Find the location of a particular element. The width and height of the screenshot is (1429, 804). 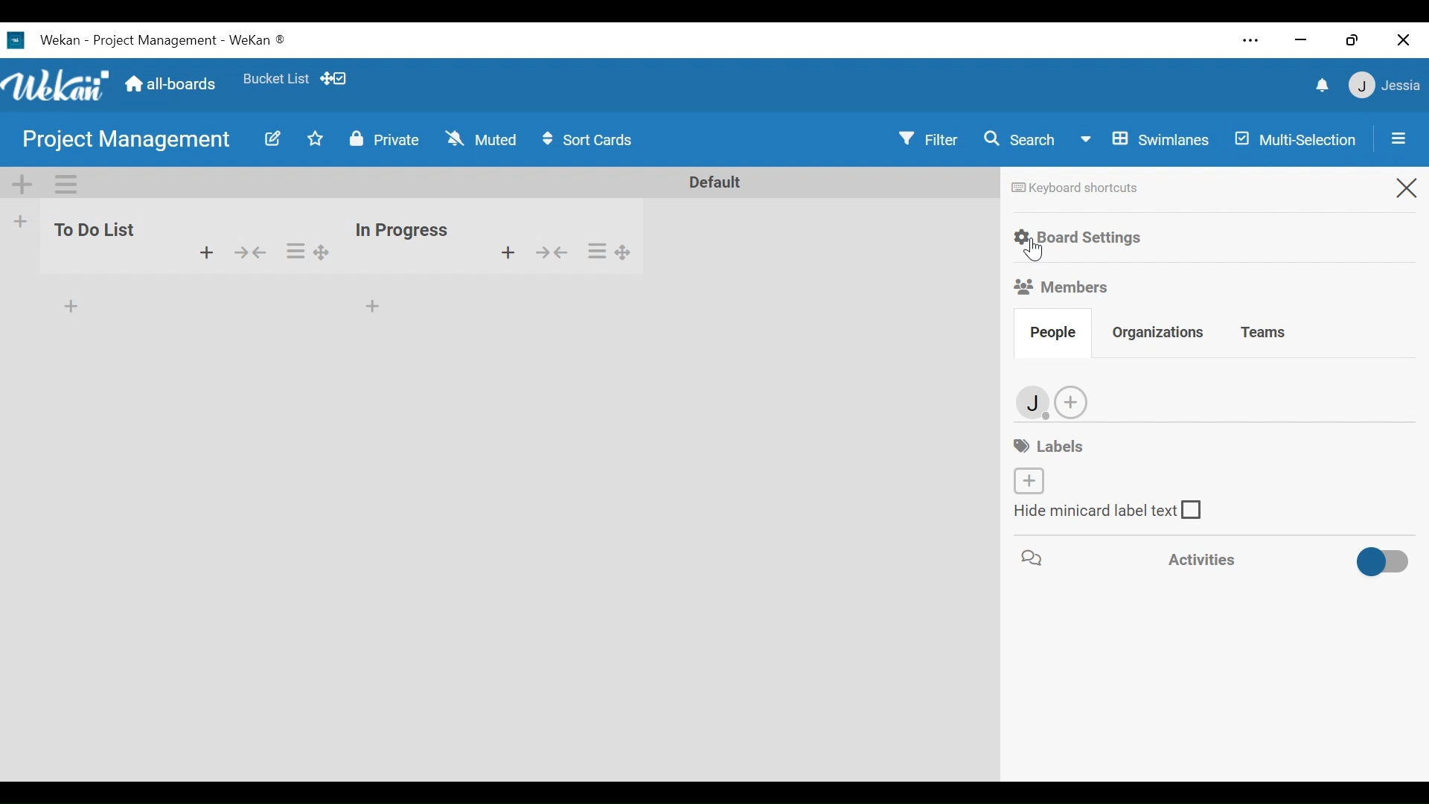

Favorites is located at coordinates (278, 80).